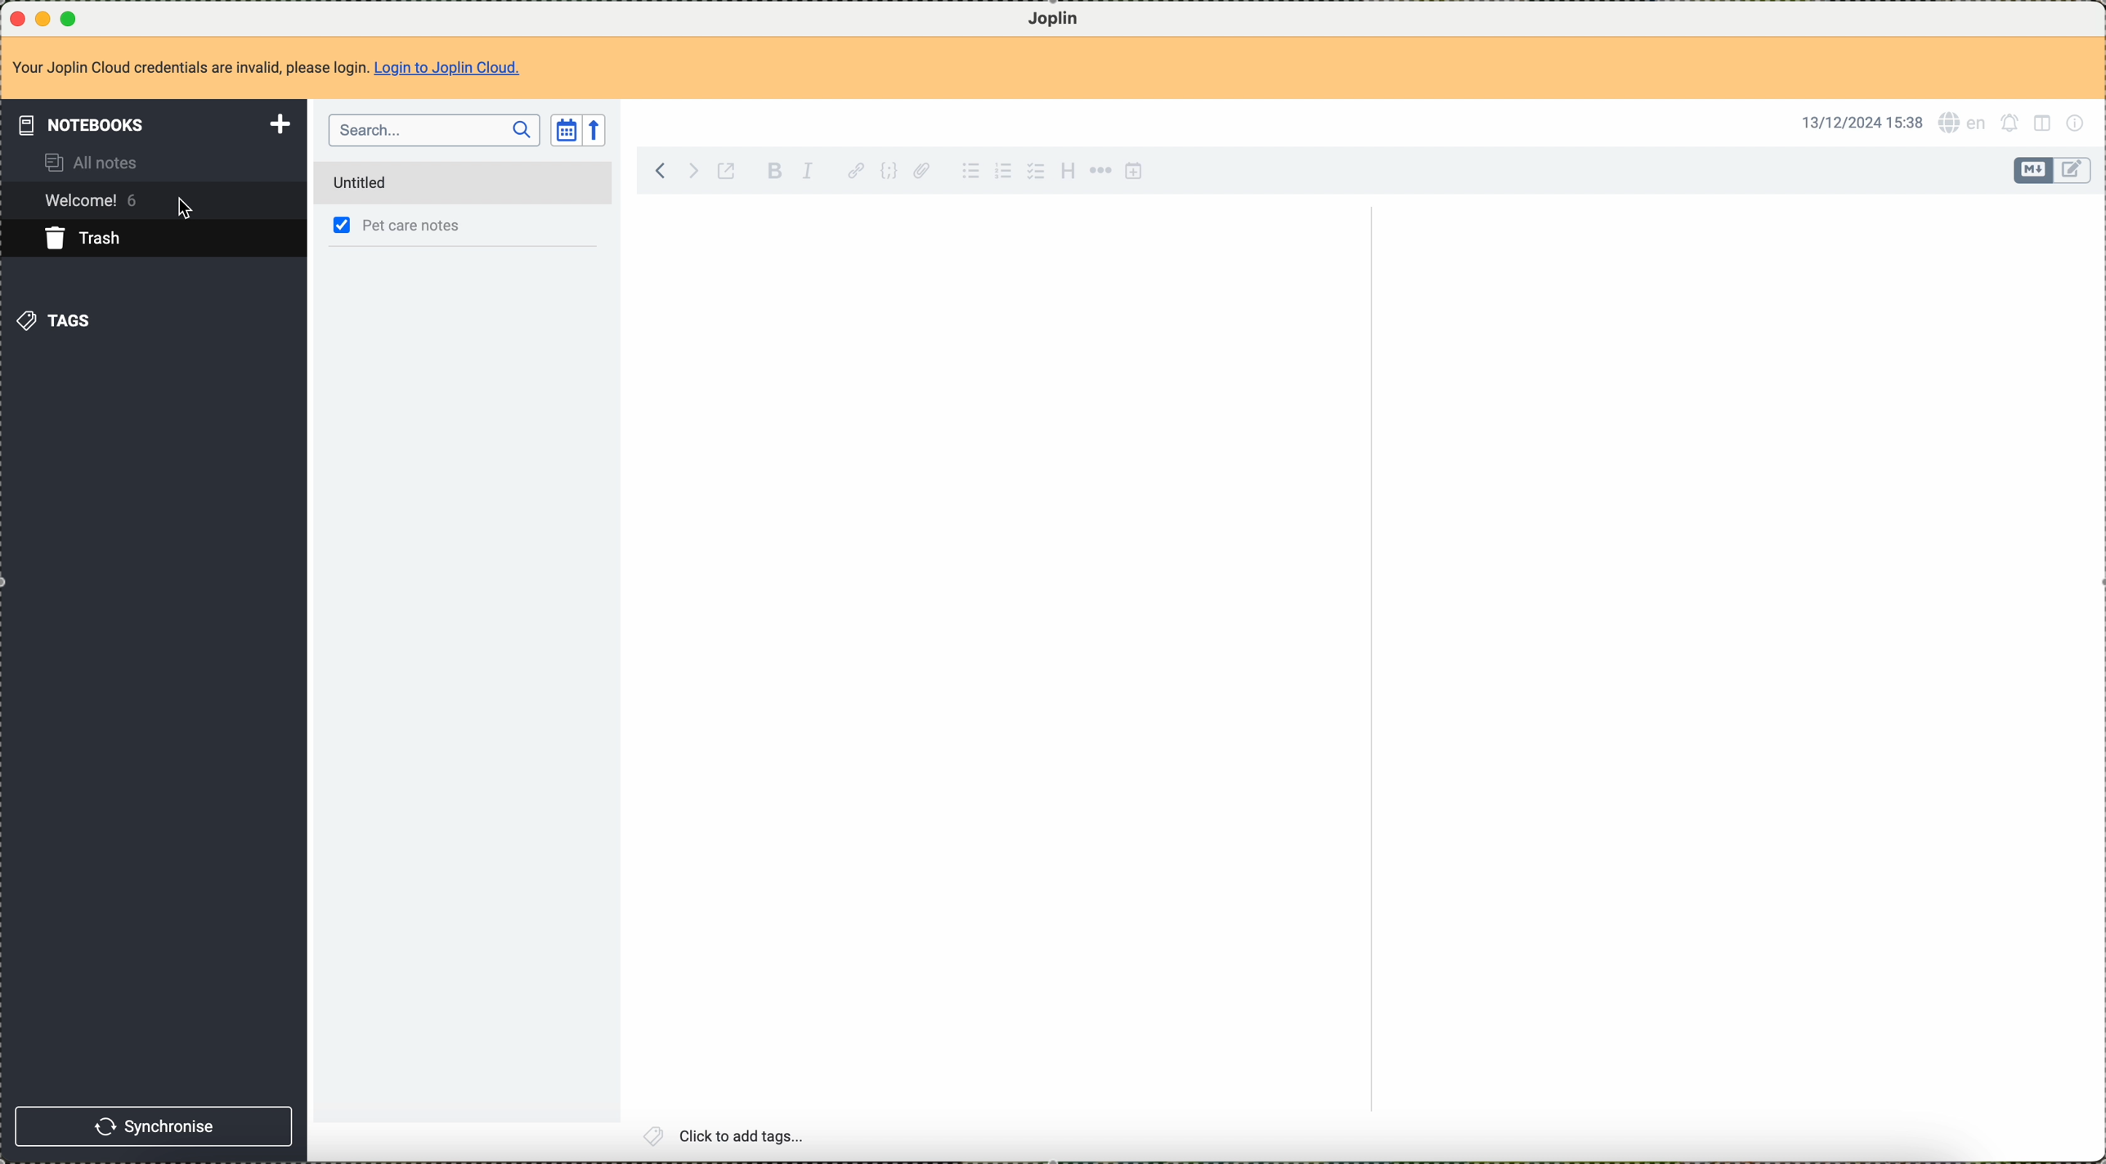 The image size is (2106, 1164). I want to click on close program, so click(16, 16).